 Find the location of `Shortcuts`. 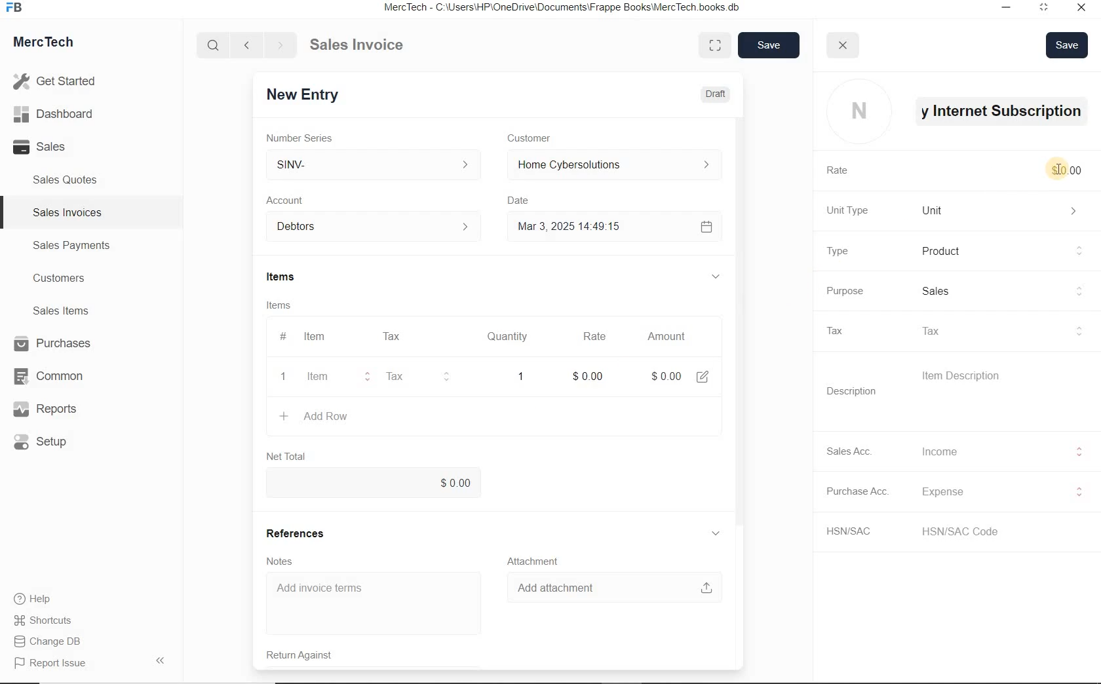

Shortcuts is located at coordinates (49, 621).